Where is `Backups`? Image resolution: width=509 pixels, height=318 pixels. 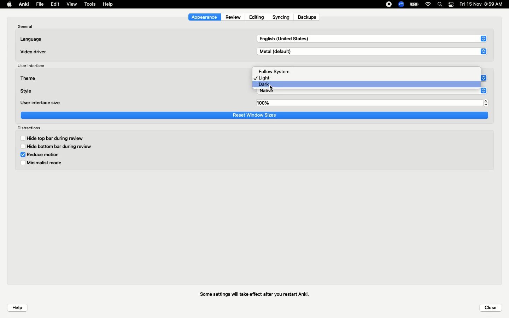
Backups is located at coordinates (306, 17).